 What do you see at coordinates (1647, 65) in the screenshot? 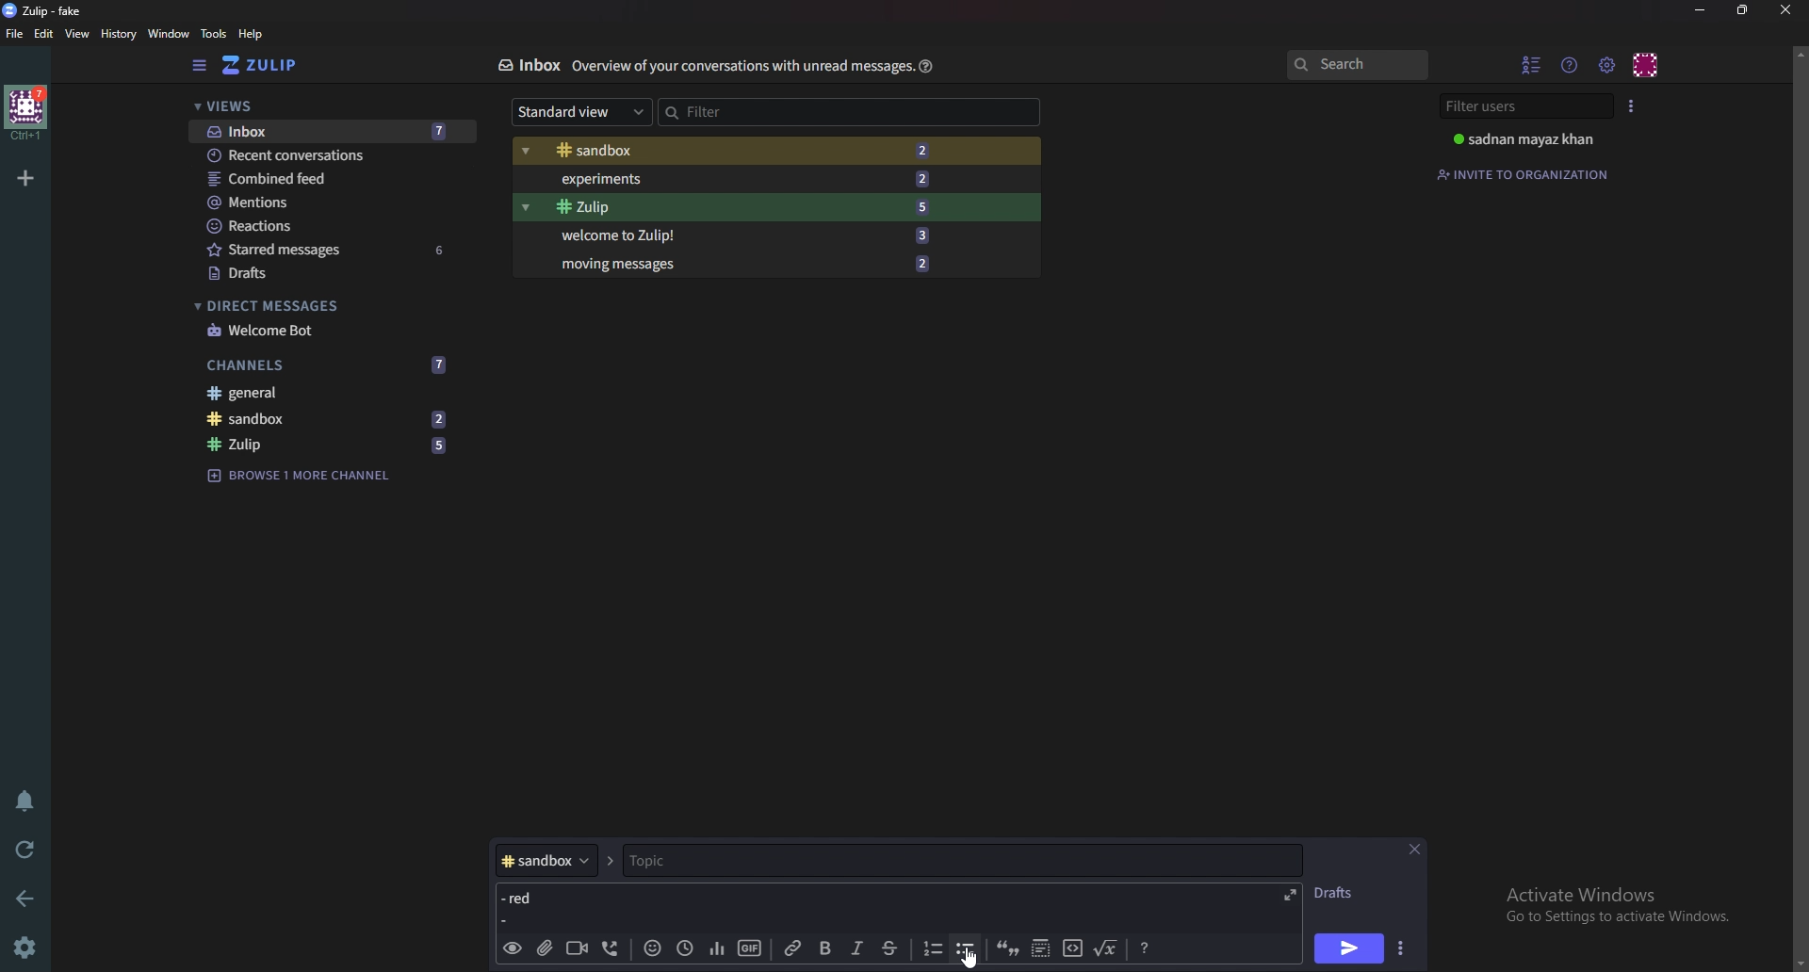
I see `personal menu` at bounding box center [1647, 65].